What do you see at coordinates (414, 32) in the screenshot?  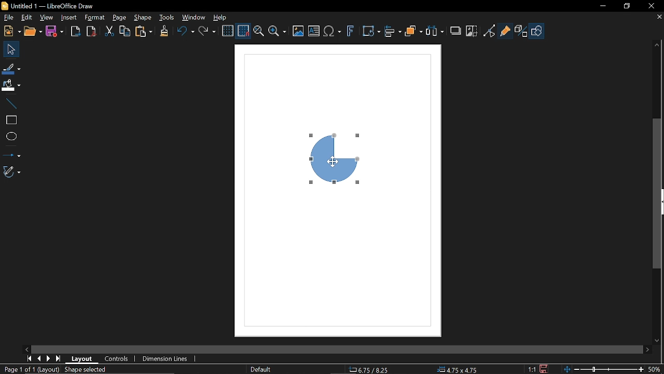 I see `Arrange` at bounding box center [414, 32].